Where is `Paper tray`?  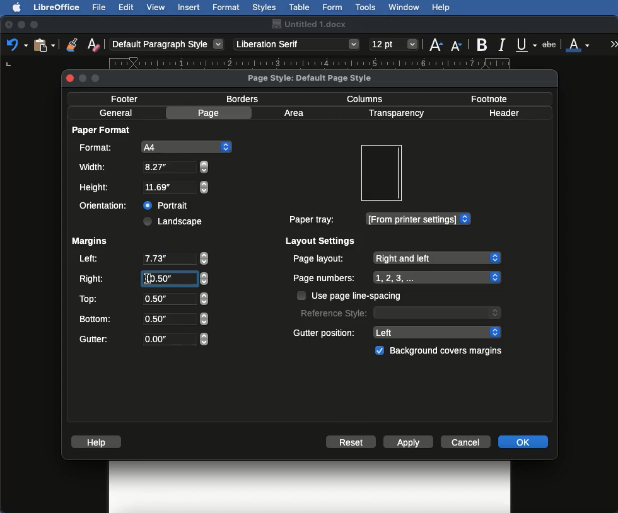
Paper tray is located at coordinates (379, 219).